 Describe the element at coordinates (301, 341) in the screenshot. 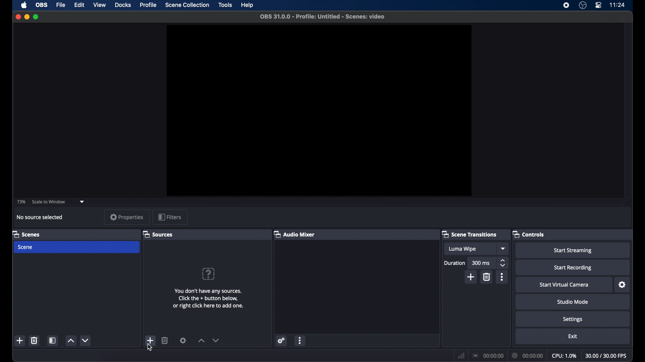

I see `more options` at that location.